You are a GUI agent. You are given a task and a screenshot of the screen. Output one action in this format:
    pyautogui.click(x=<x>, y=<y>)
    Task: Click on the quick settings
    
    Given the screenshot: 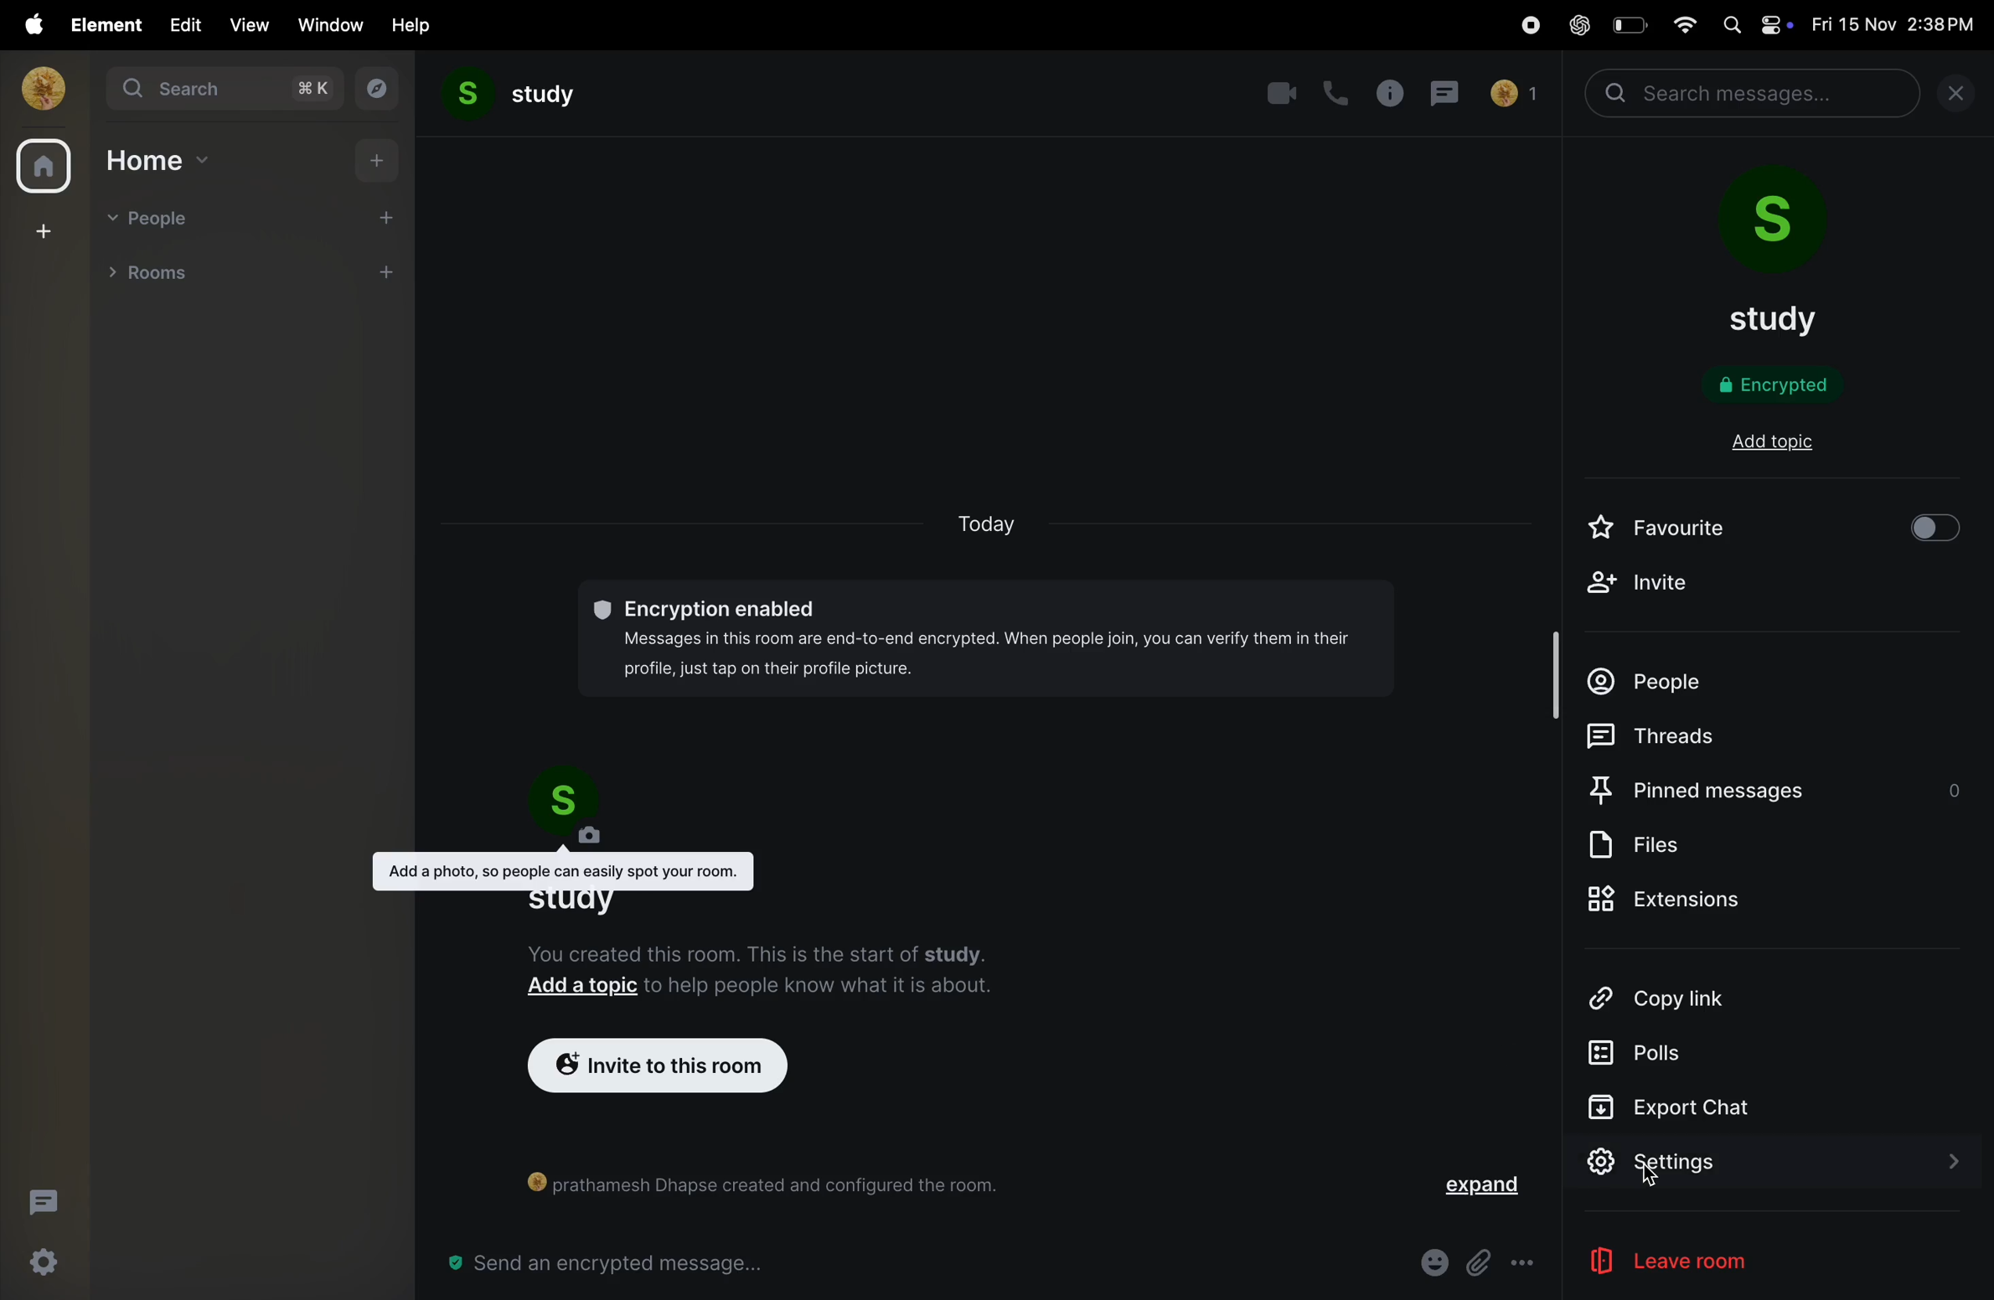 What is the action you would take?
    pyautogui.click(x=37, y=1265)
    